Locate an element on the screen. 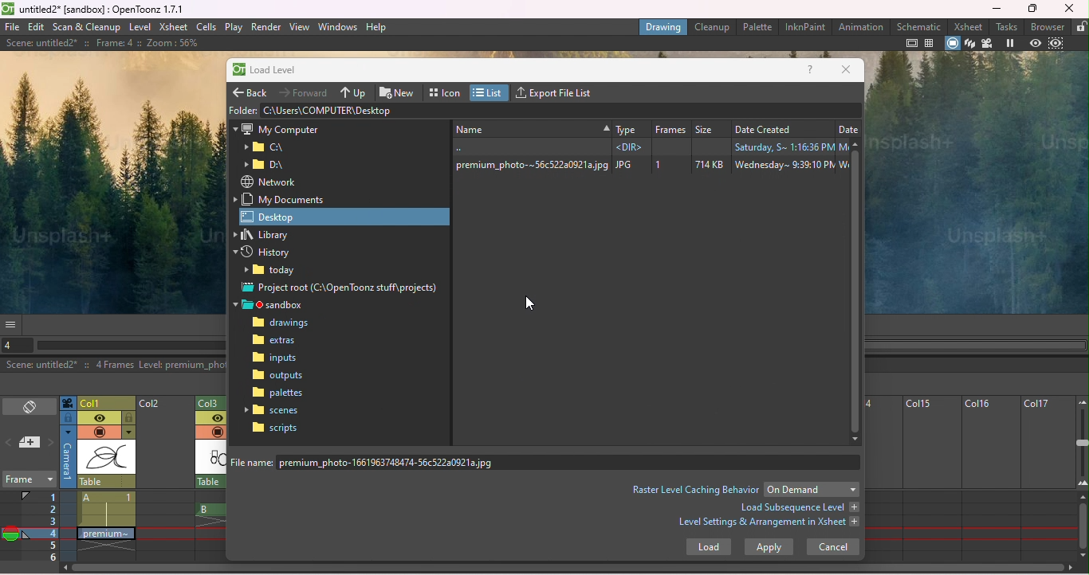  apply is located at coordinates (769, 547).